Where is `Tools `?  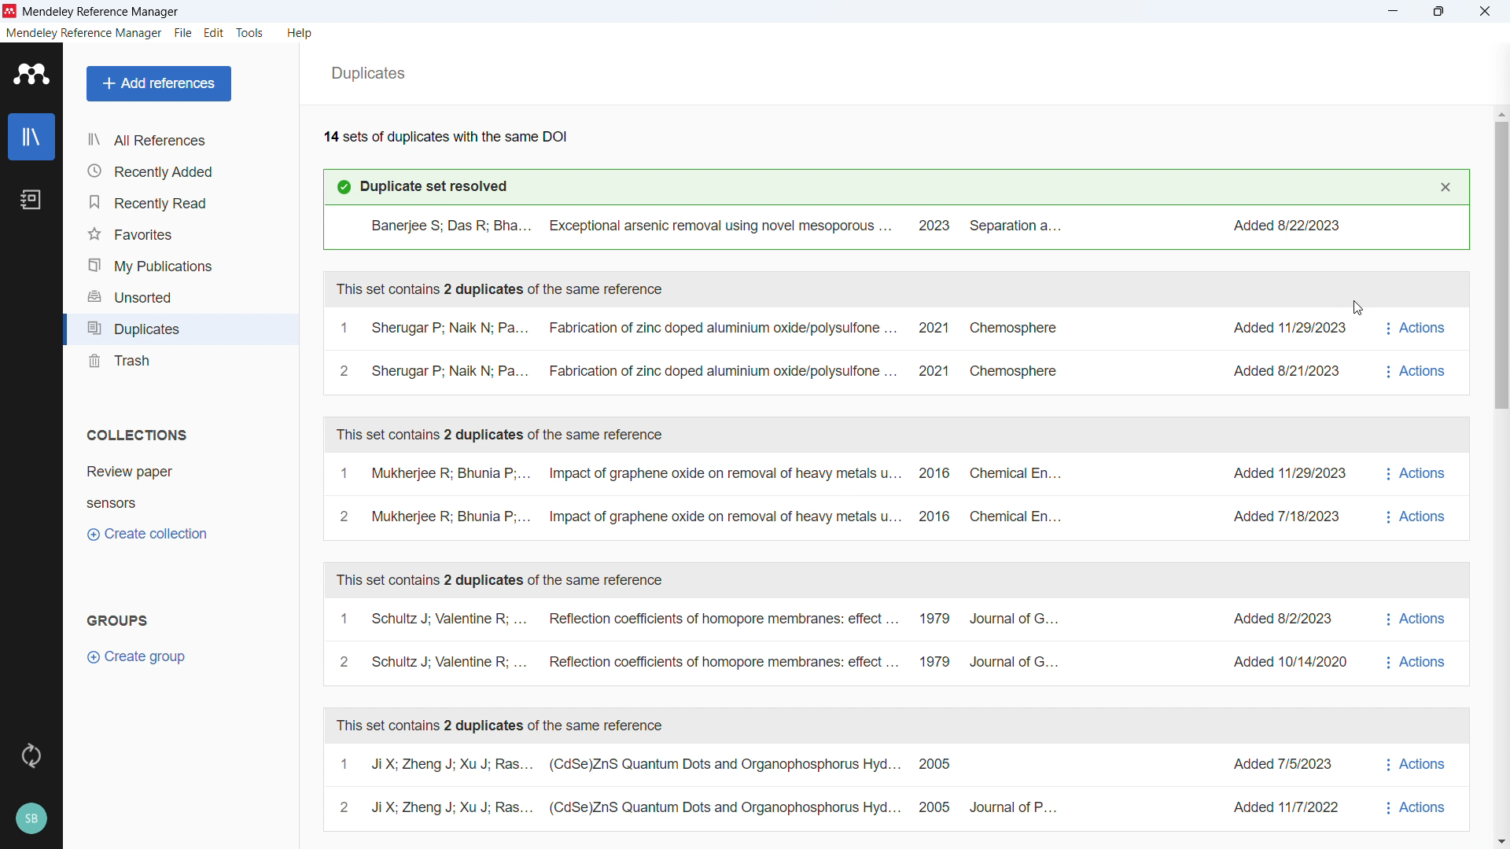
Tools  is located at coordinates (250, 34).